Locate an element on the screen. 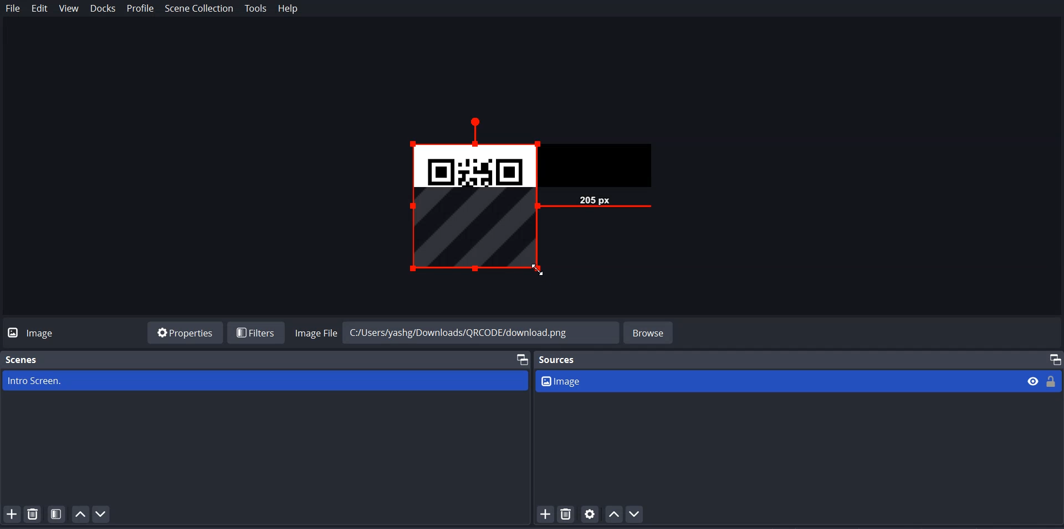 This screenshot has width=1064, height=529. View is located at coordinates (68, 9).